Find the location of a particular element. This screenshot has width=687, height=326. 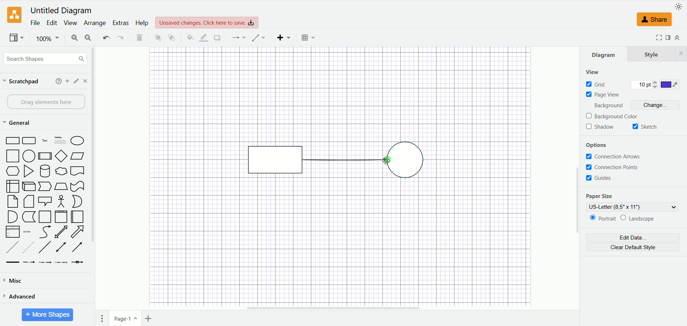

Fullscreen is located at coordinates (657, 38).